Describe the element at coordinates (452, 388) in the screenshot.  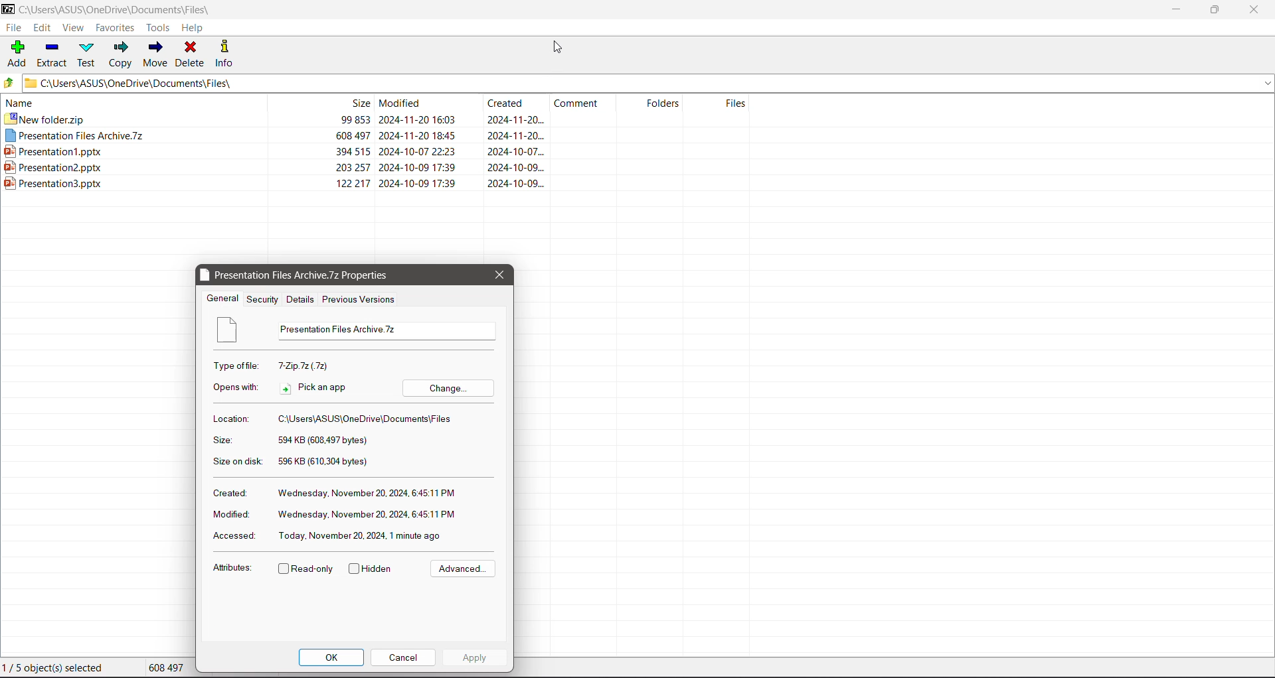
I see `Change - Click to change the app to open the selected file(s)` at that location.